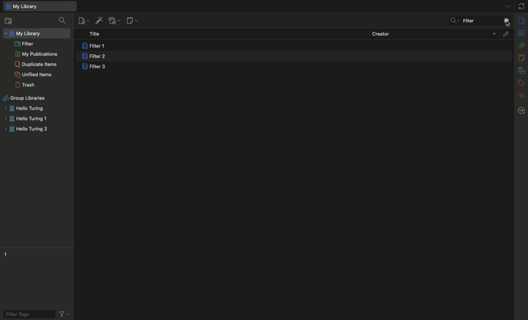 Image resolution: width=528 pixels, height=320 pixels. What do you see at coordinates (84, 20) in the screenshot?
I see `New item` at bounding box center [84, 20].